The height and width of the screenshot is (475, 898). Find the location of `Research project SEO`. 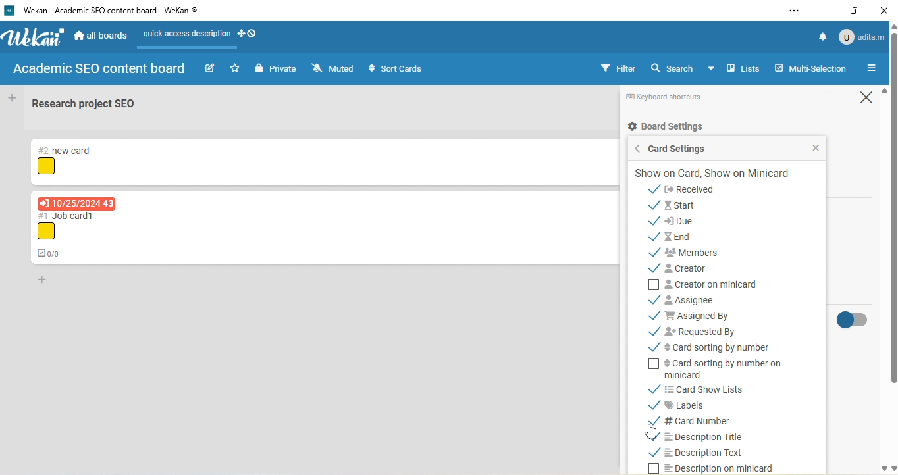

Research project SEO is located at coordinates (85, 103).